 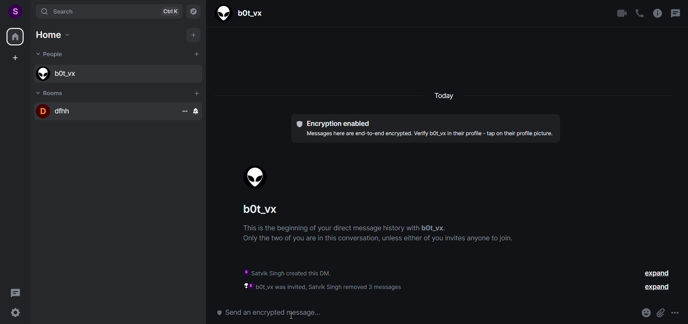 I want to click on room name, so click(x=104, y=111).